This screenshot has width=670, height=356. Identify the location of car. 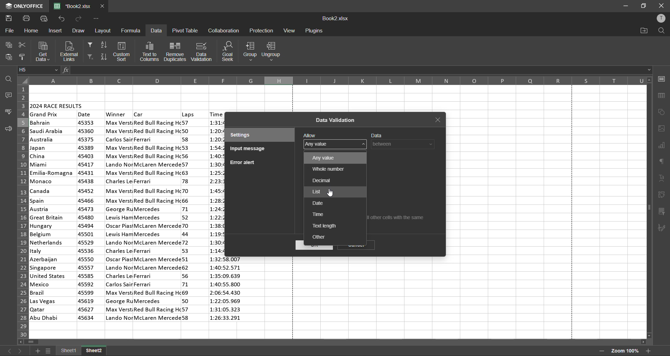
(157, 220).